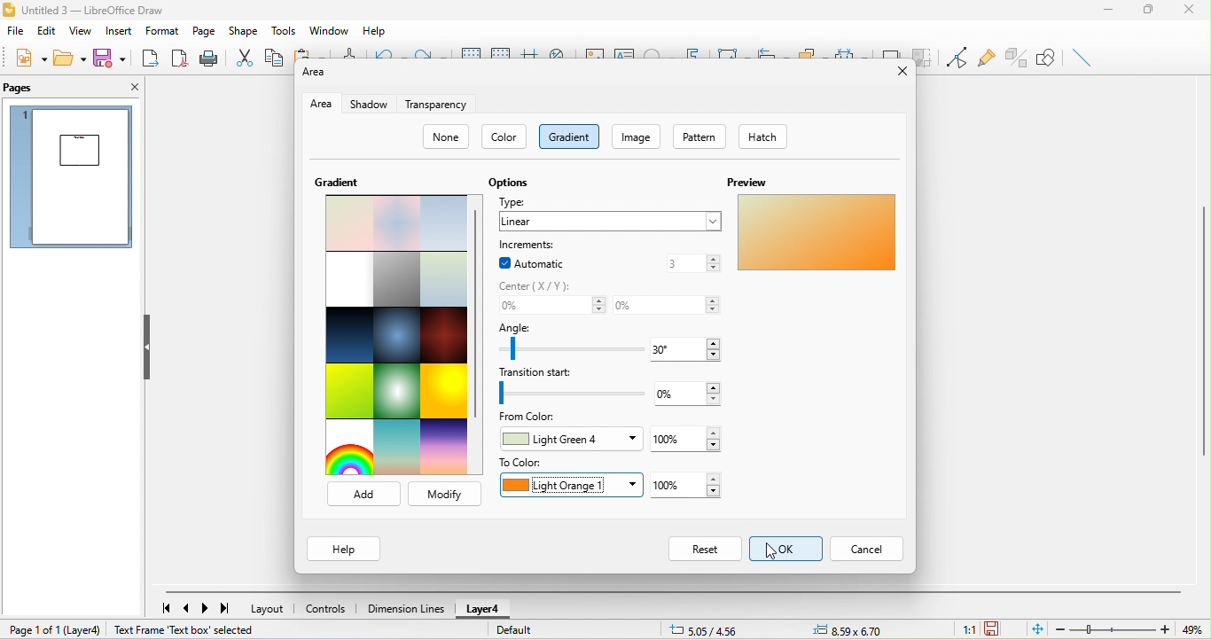 This screenshot has height=640, width=1211. Describe the element at coordinates (246, 59) in the screenshot. I see `cut` at that location.